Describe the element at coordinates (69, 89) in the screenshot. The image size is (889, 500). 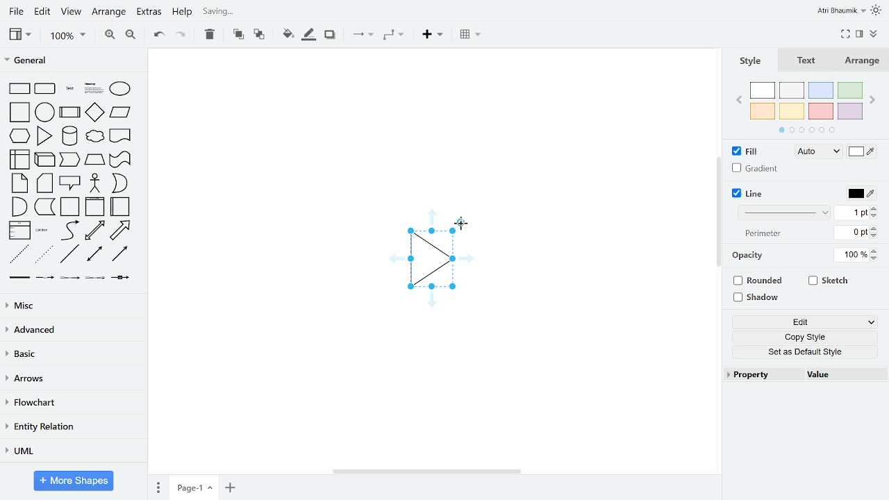
I see `text` at that location.